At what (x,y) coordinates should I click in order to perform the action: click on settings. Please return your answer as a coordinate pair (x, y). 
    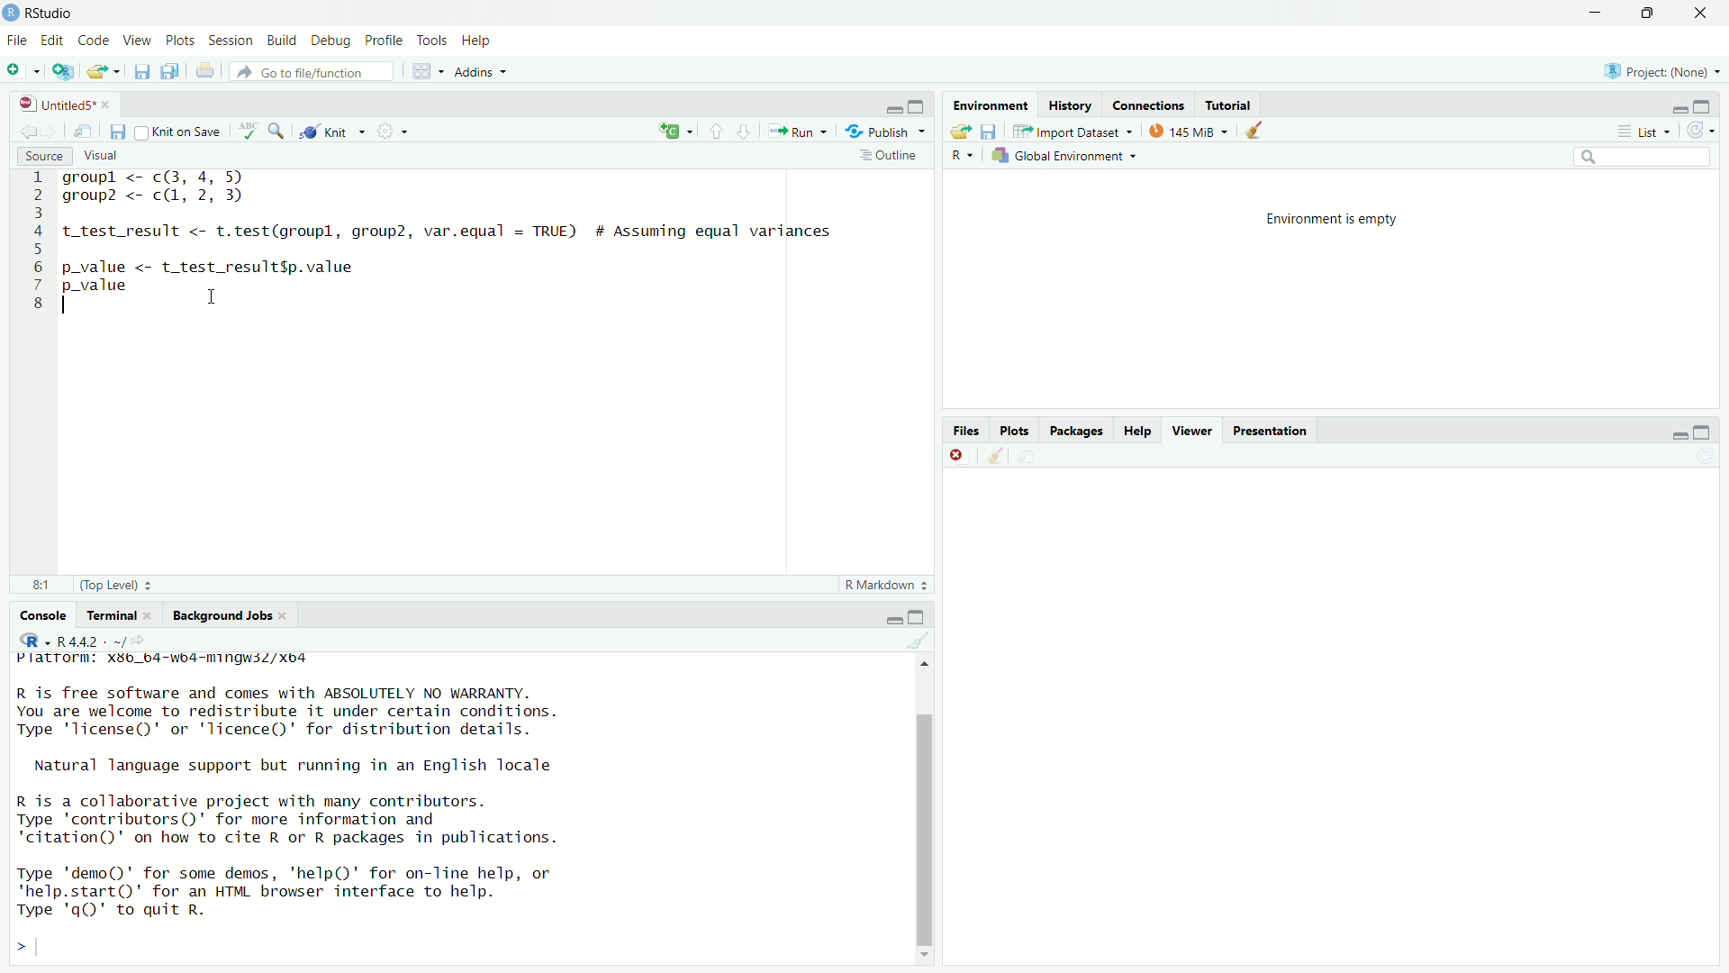
    Looking at the image, I should click on (394, 130).